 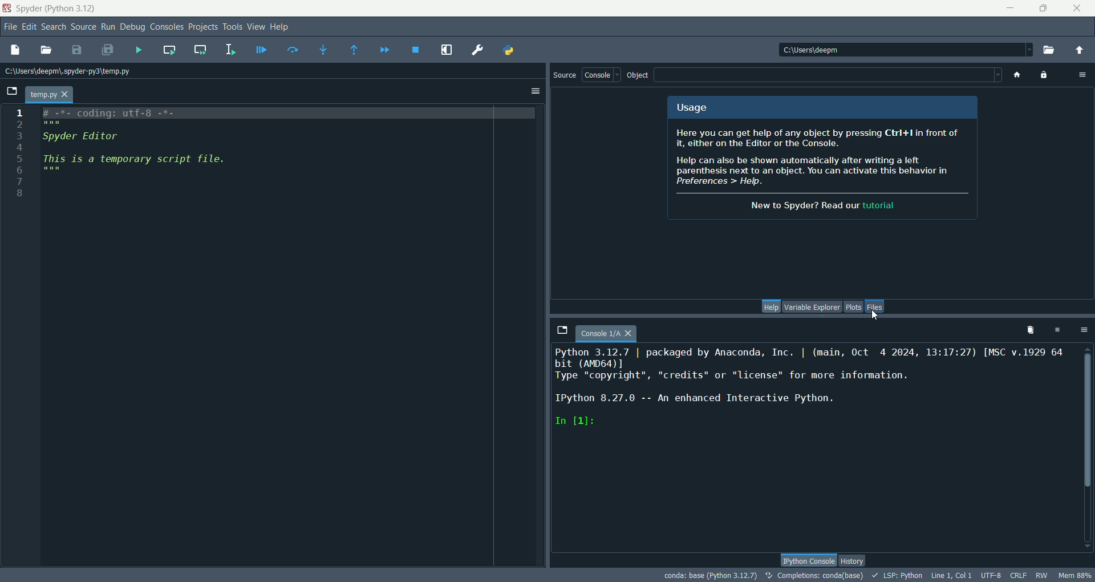 I want to click on file, so click(x=10, y=27).